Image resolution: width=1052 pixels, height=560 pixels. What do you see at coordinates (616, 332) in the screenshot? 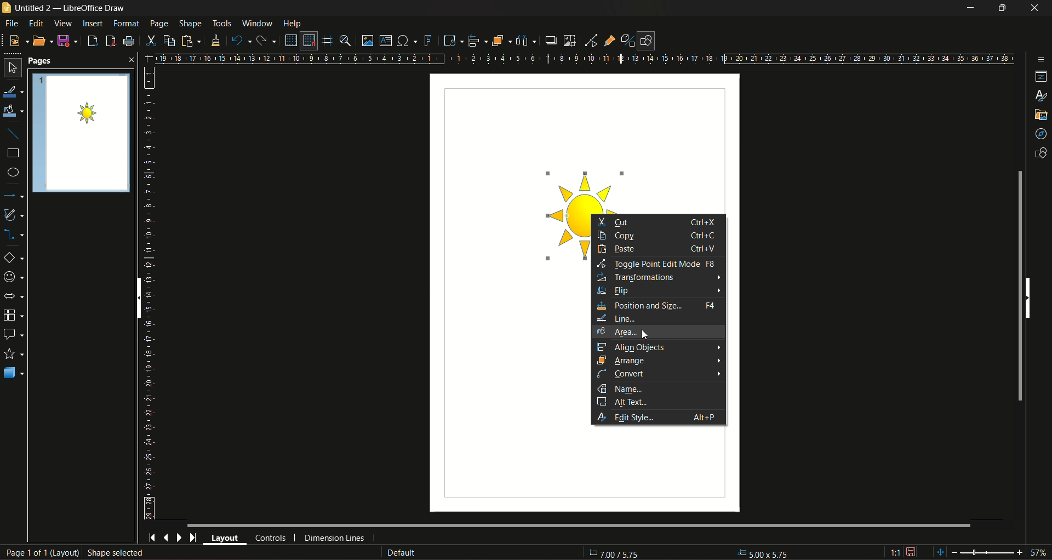
I see `area` at bounding box center [616, 332].